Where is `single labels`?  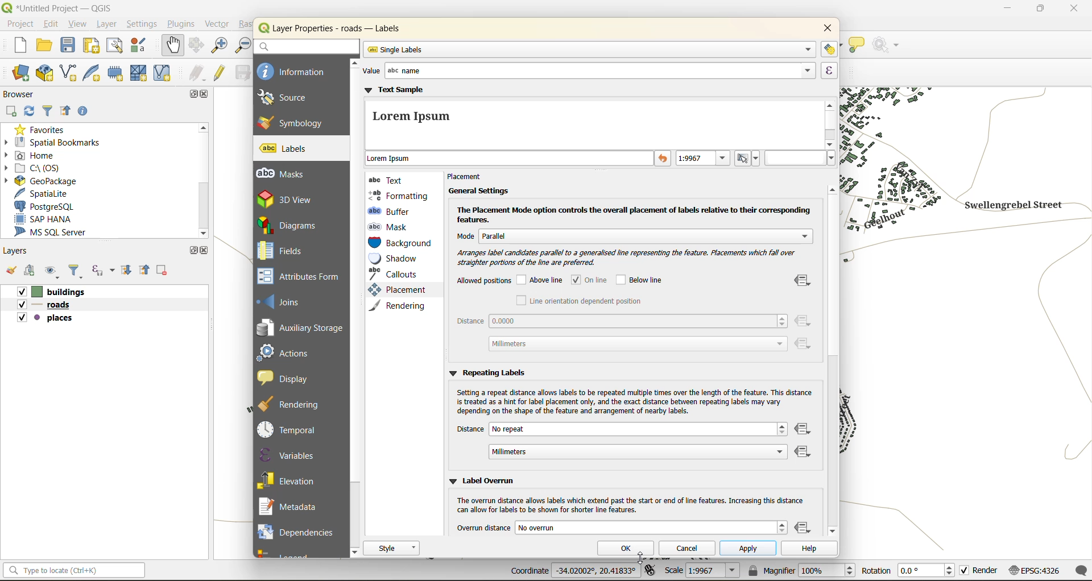 single labels is located at coordinates (589, 49).